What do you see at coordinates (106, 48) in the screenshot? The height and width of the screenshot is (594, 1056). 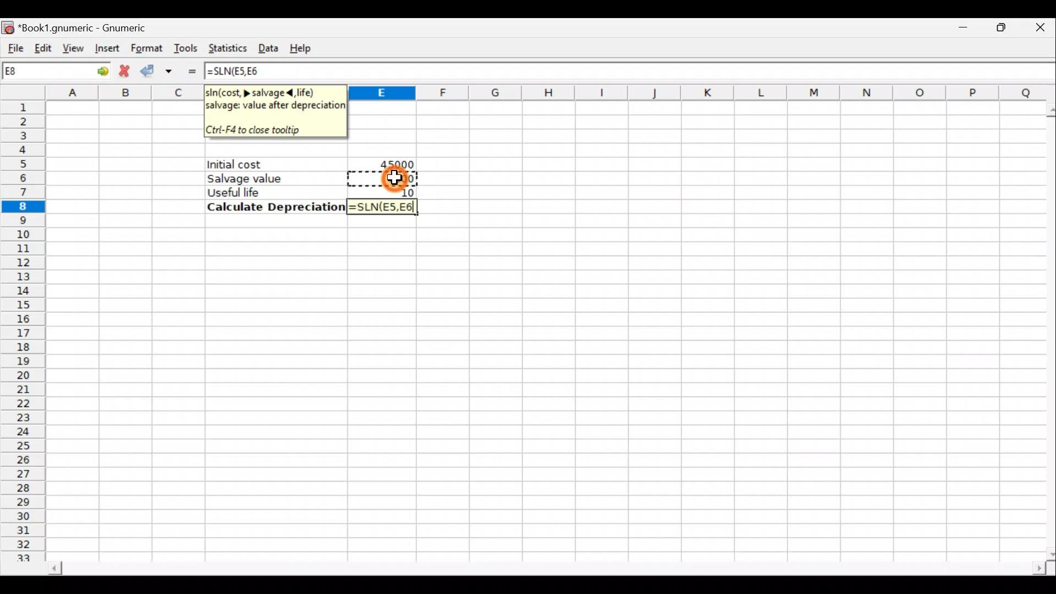 I see `Insert` at bounding box center [106, 48].